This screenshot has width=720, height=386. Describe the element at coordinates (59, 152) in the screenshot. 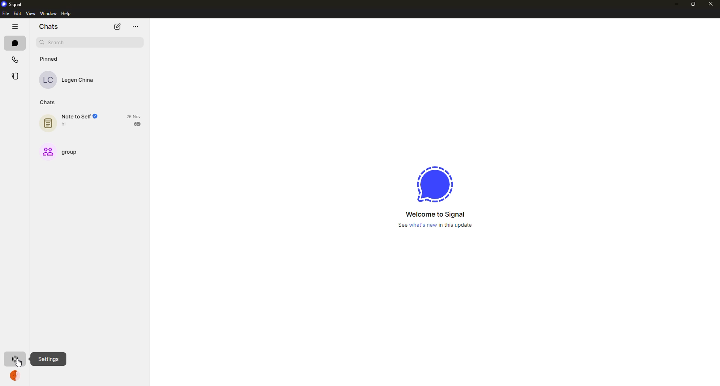

I see `group` at that location.